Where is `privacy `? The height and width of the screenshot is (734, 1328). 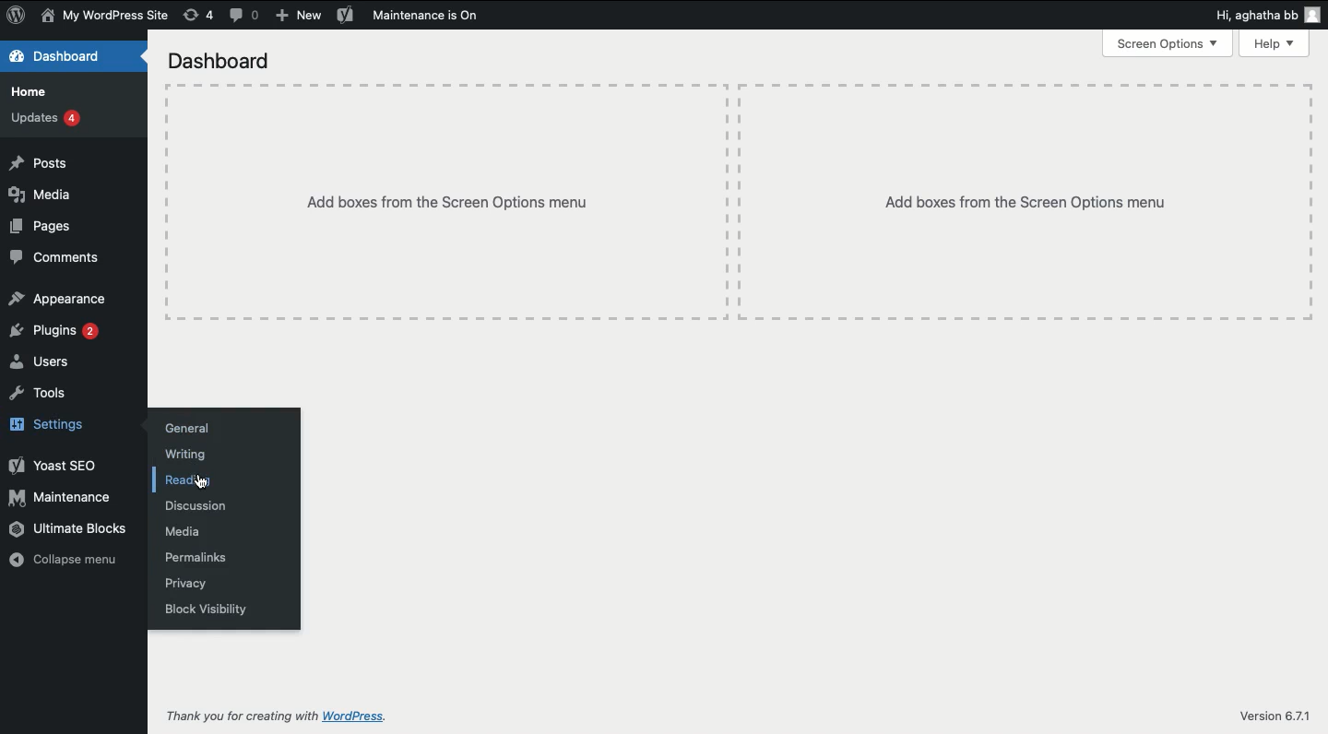 privacy  is located at coordinates (185, 585).